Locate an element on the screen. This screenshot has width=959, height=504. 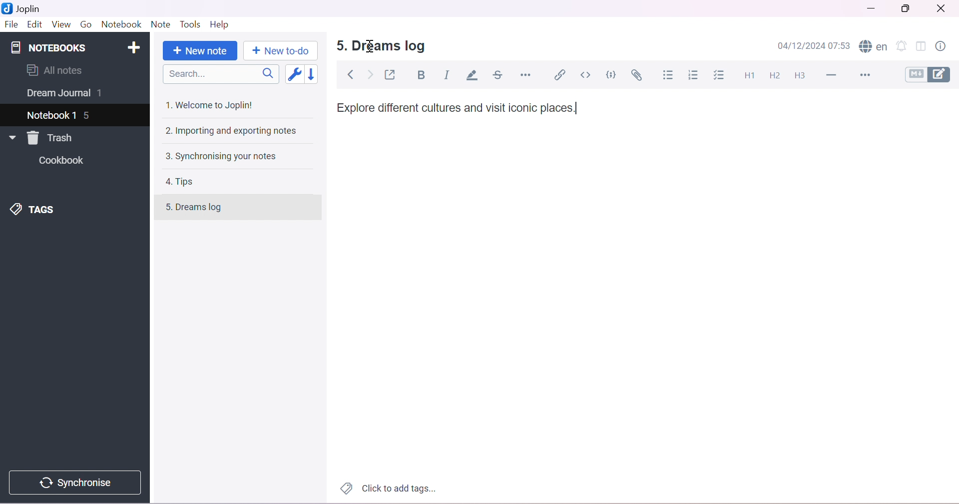
2. Importing and exporting notes is located at coordinates (233, 132).